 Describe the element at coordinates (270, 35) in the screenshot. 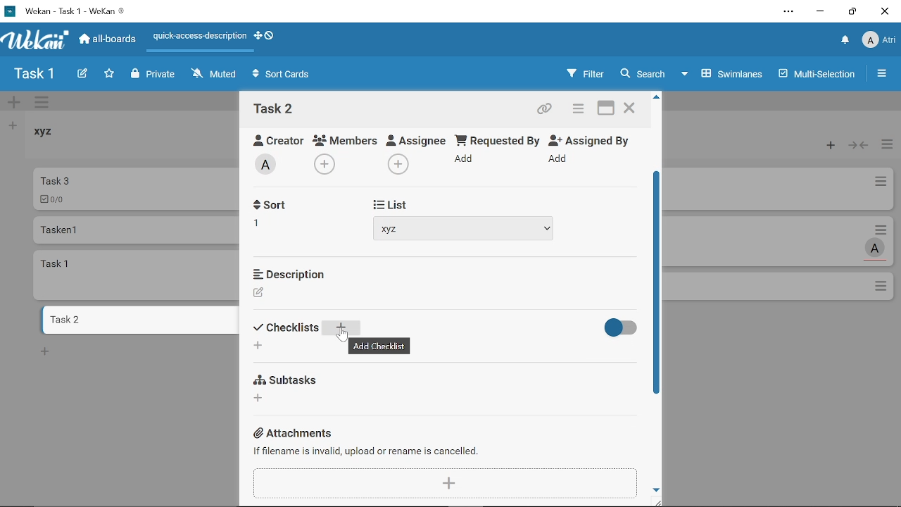

I see `Show desktop drag handlws` at that location.